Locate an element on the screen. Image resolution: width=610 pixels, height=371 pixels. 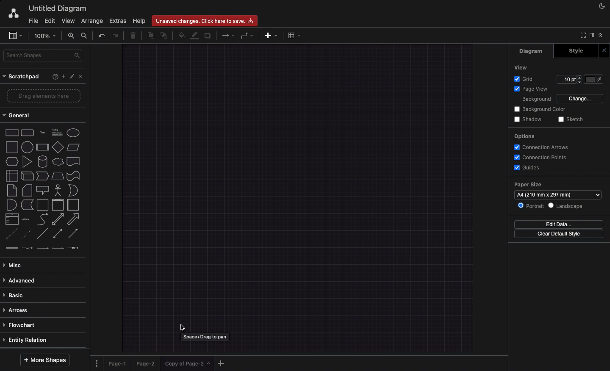
Draw.io logo is located at coordinates (14, 14).